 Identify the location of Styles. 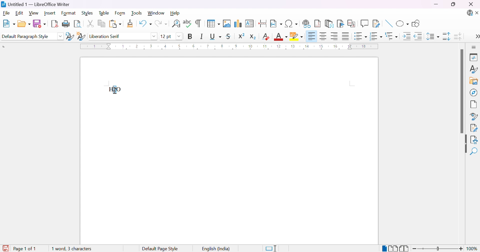
(473, 70).